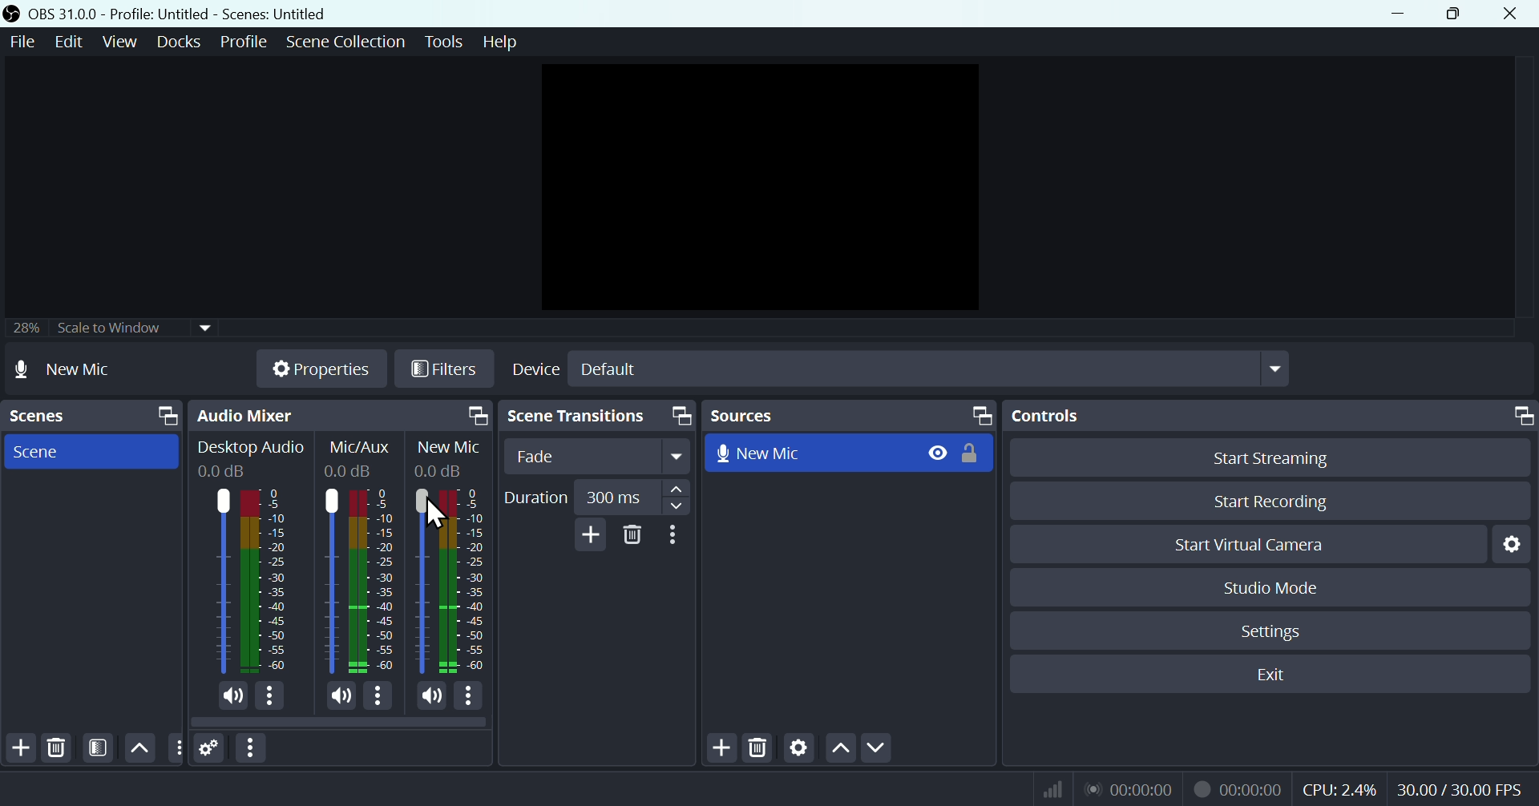 Image resolution: width=1539 pixels, height=806 pixels. Describe the element at coordinates (1274, 631) in the screenshot. I see `Settings` at that location.